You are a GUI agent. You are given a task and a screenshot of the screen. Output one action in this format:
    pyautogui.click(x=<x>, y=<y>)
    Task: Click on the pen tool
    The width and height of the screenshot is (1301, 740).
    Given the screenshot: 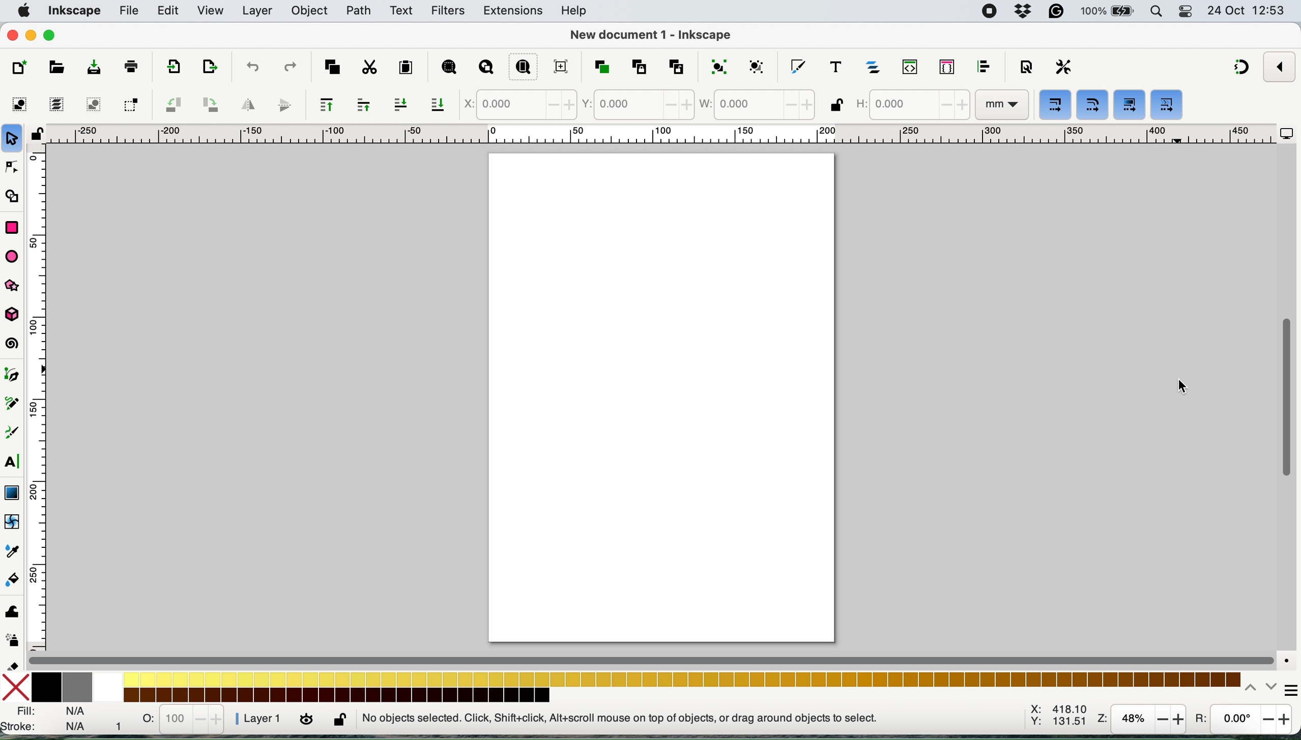 What is the action you would take?
    pyautogui.click(x=16, y=376)
    